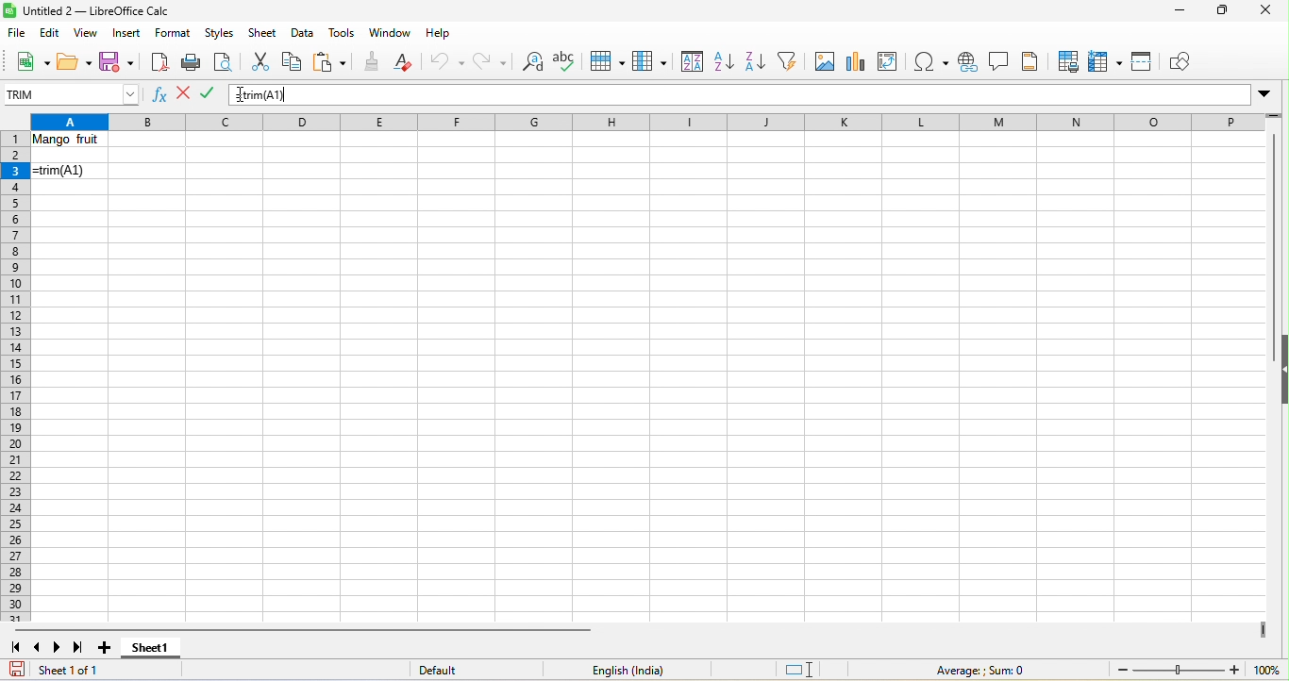 Image resolution: width=1289 pixels, height=681 pixels. What do you see at coordinates (439, 37) in the screenshot?
I see `help` at bounding box center [439, 37].